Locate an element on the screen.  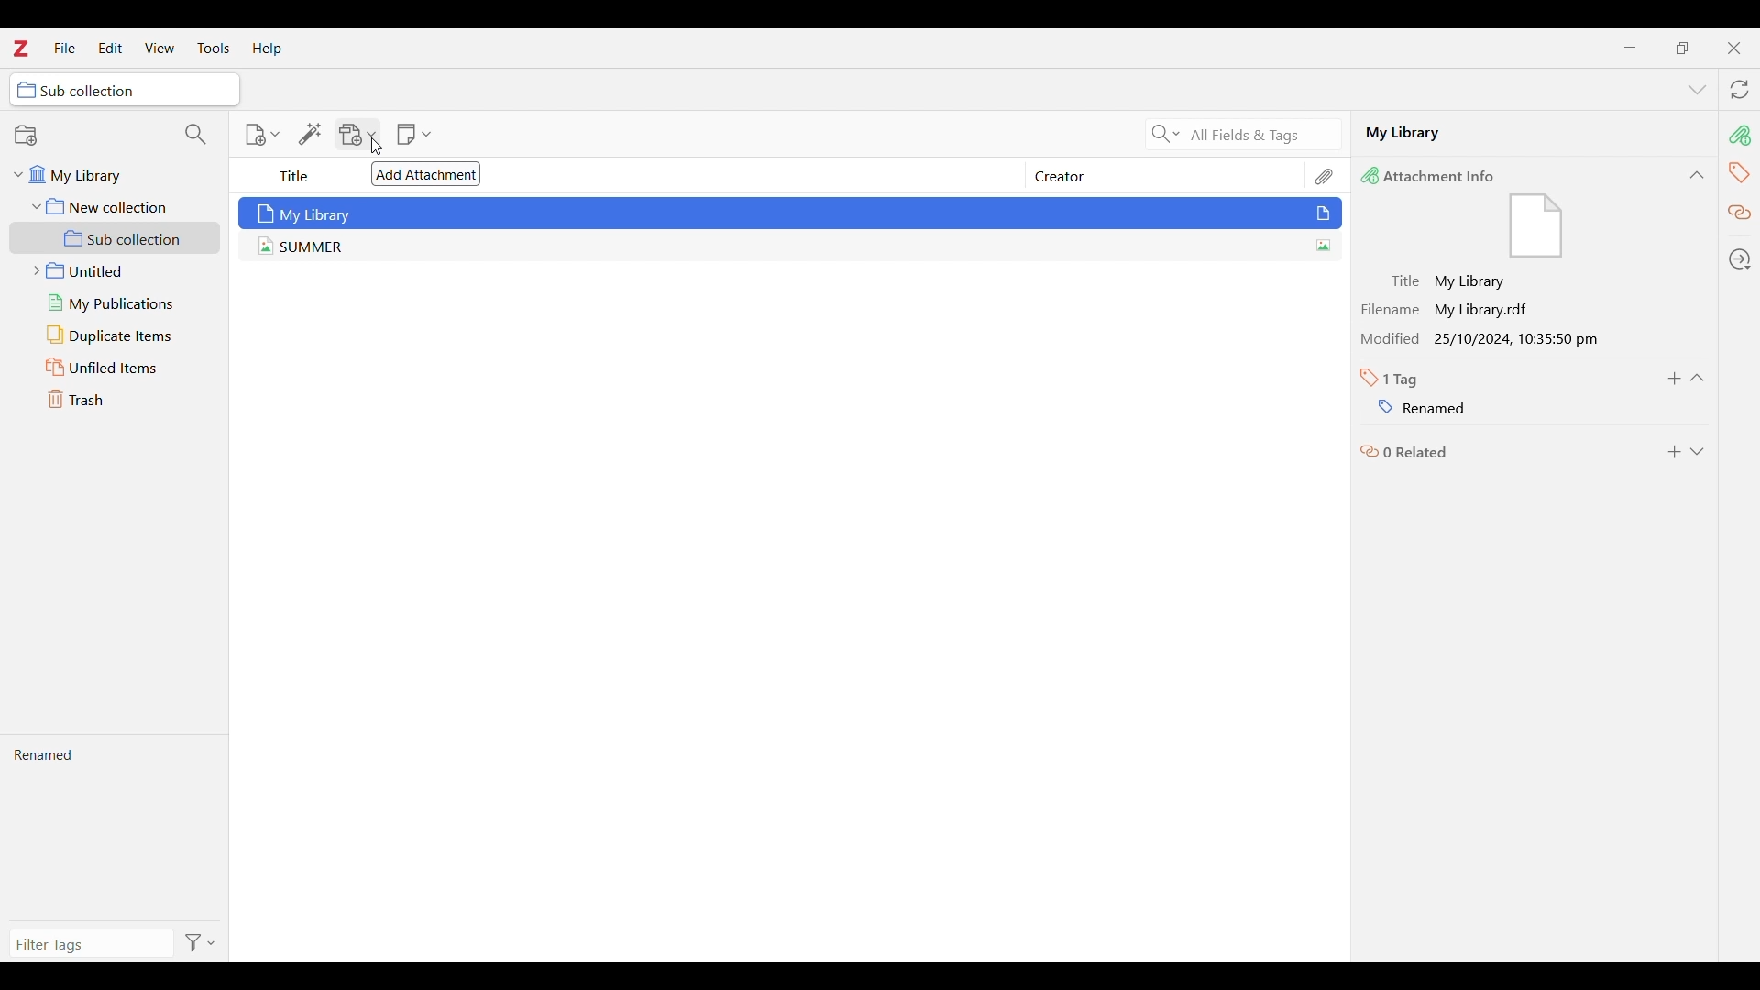
Add is located at coordinates (1675, 452).